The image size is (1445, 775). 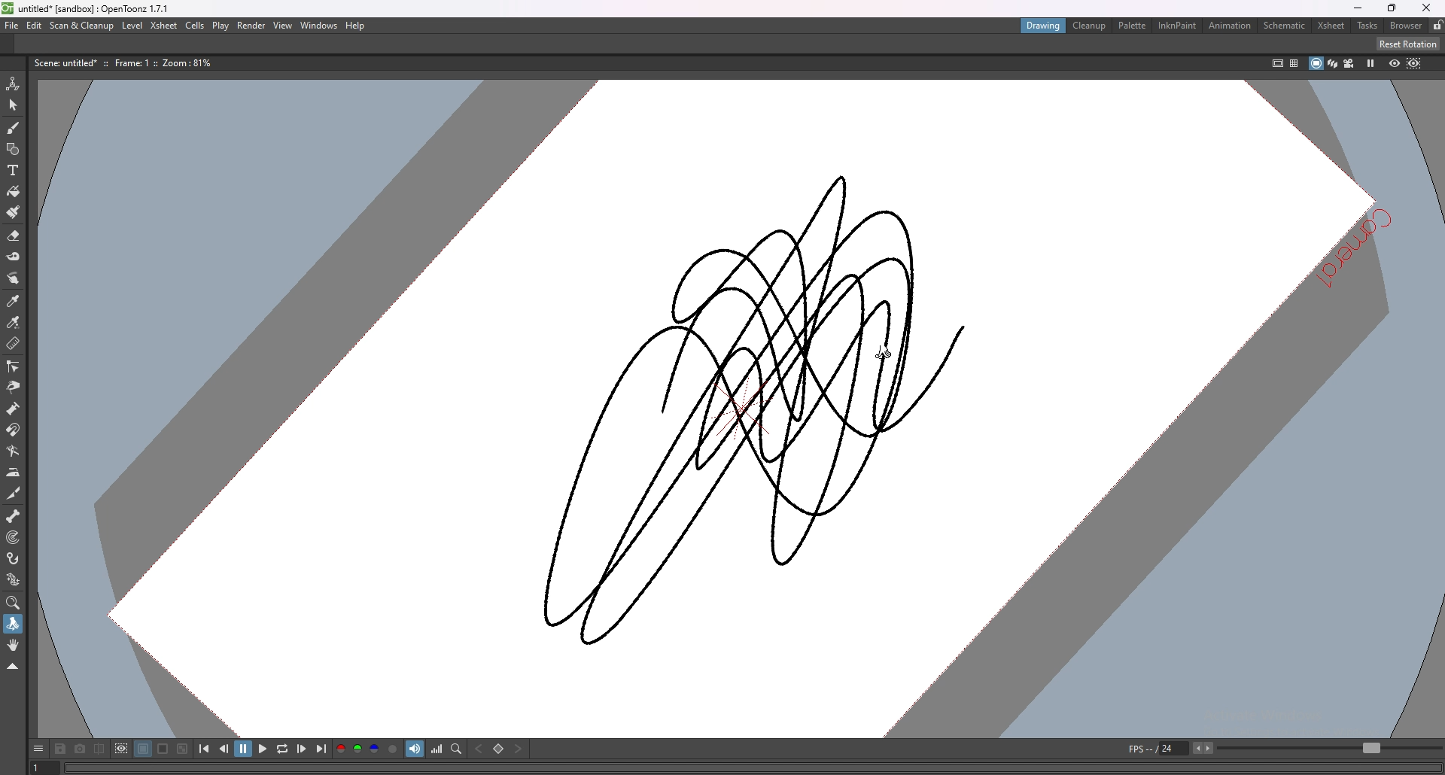 What do you see at coordinates (221, 25) in the screenshot?
I see `play` at bounding box center [221, 25].